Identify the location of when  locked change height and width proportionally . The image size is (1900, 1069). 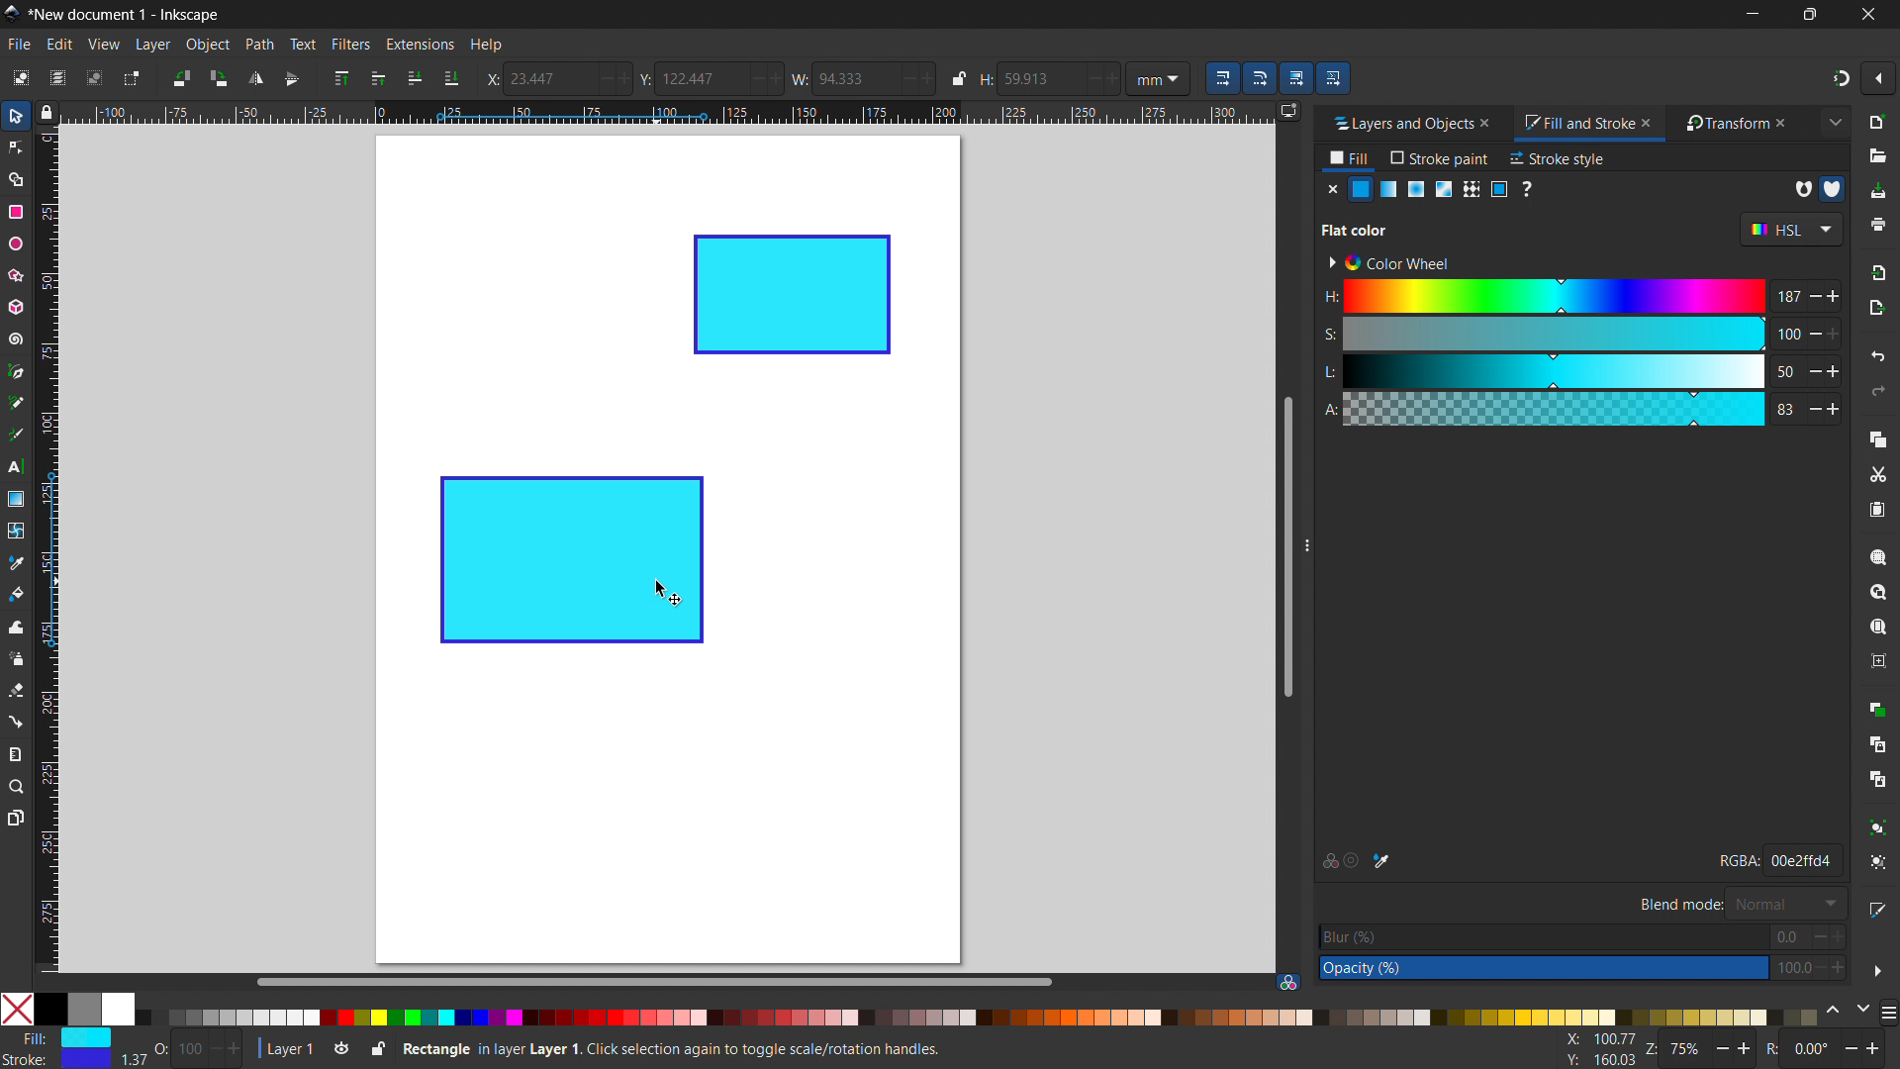
(959, 78).